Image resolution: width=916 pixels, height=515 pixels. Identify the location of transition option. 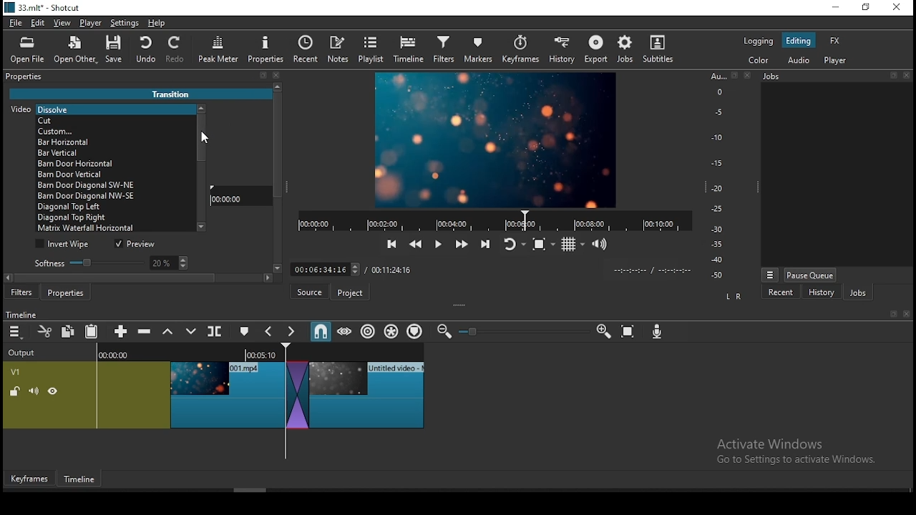
(116, 153).